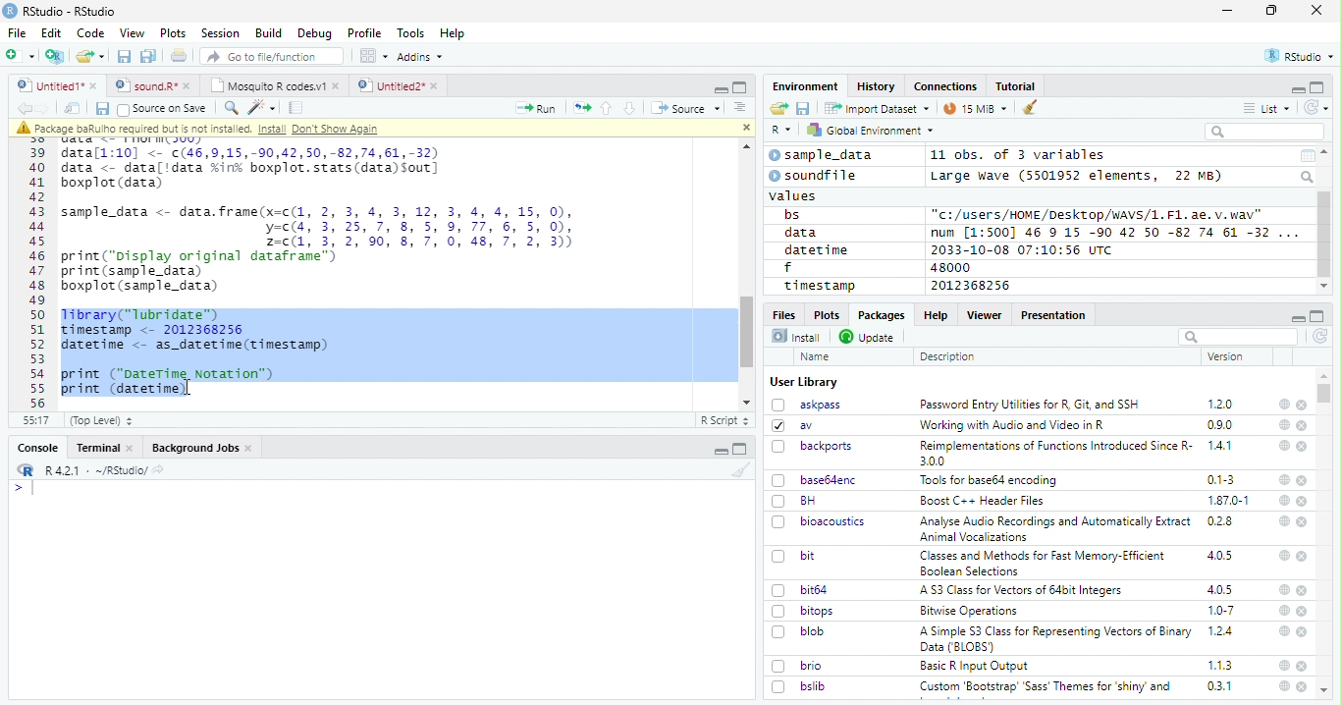 Image resolution: width=1341 pixels, height=705 pixels. What do you see at coordinates (274, 85) in the screenshot?
I see `Mosquito R codes.v1` at bounding box center [274, 85].